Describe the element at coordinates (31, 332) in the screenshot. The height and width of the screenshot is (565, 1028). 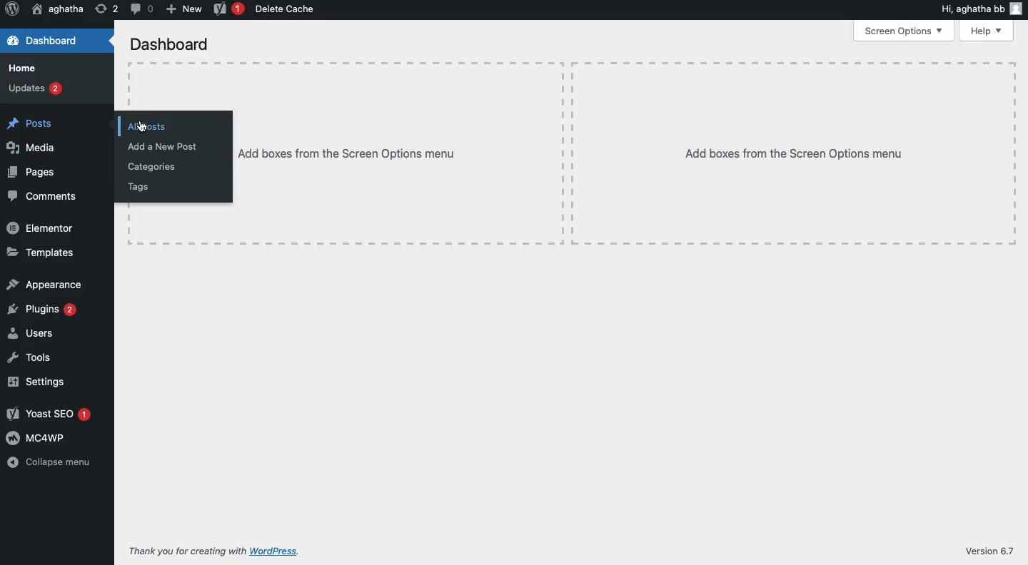
I see `Users` at that location.